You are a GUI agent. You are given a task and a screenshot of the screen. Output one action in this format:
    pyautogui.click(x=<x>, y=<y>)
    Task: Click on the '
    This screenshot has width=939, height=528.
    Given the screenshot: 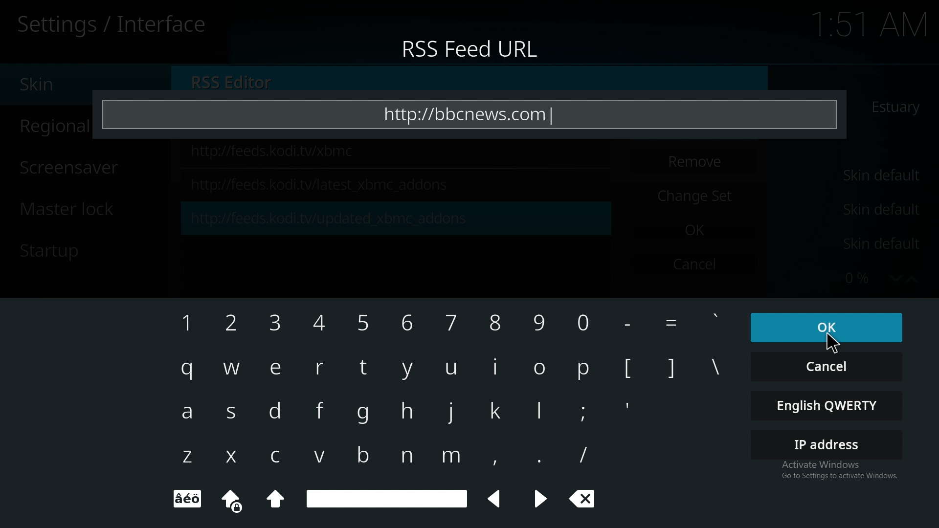 What is the action you would take?
    pyautogui.click(x=629, y=408)
    